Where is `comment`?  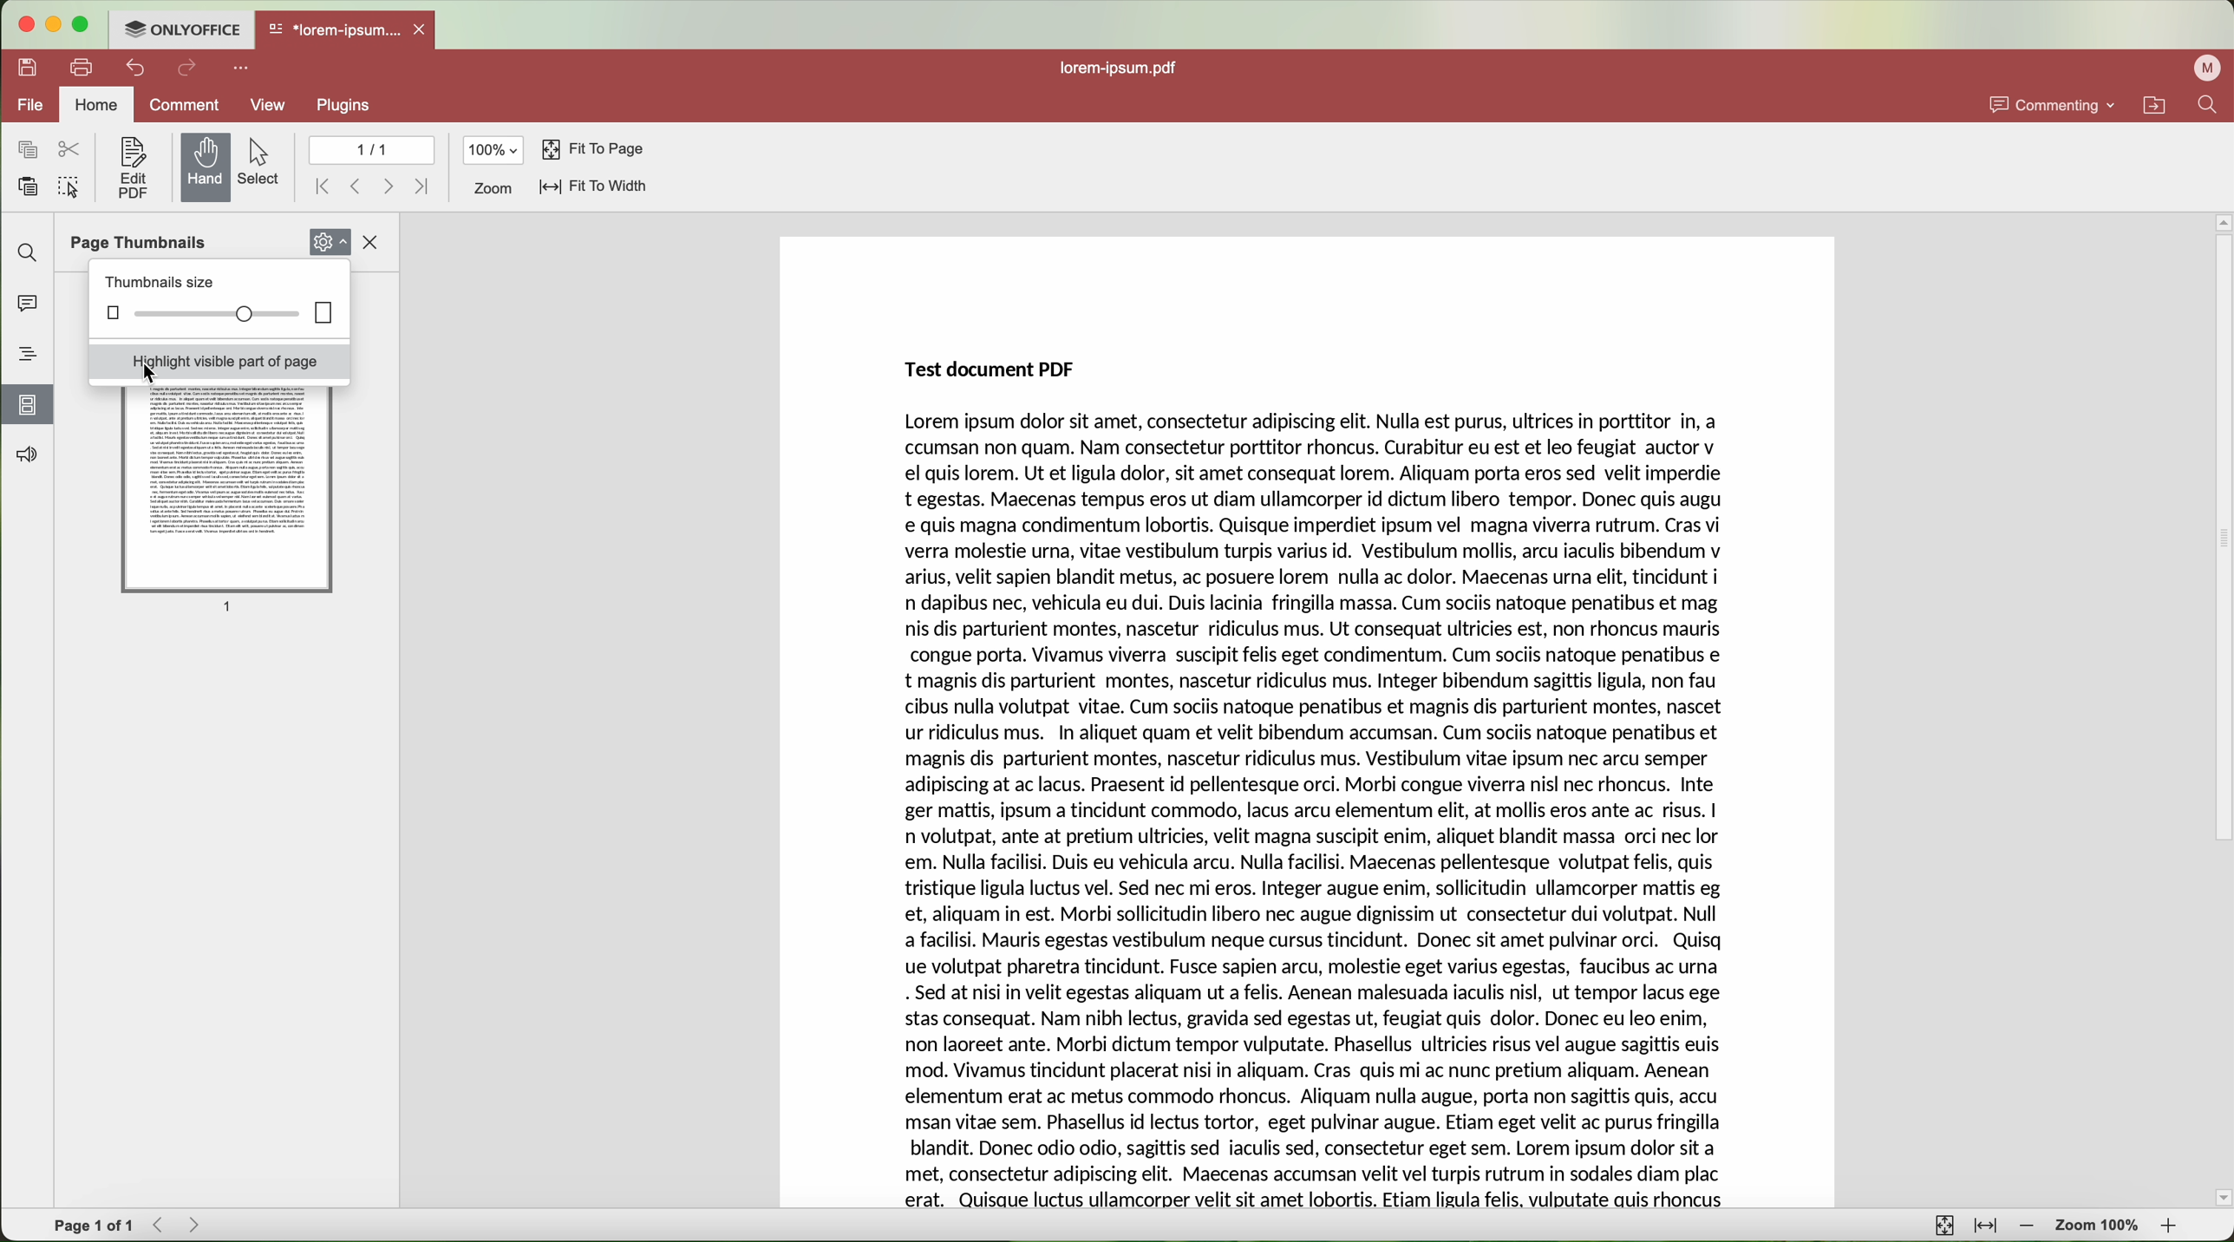
comment is located at coordinates (187, 105).